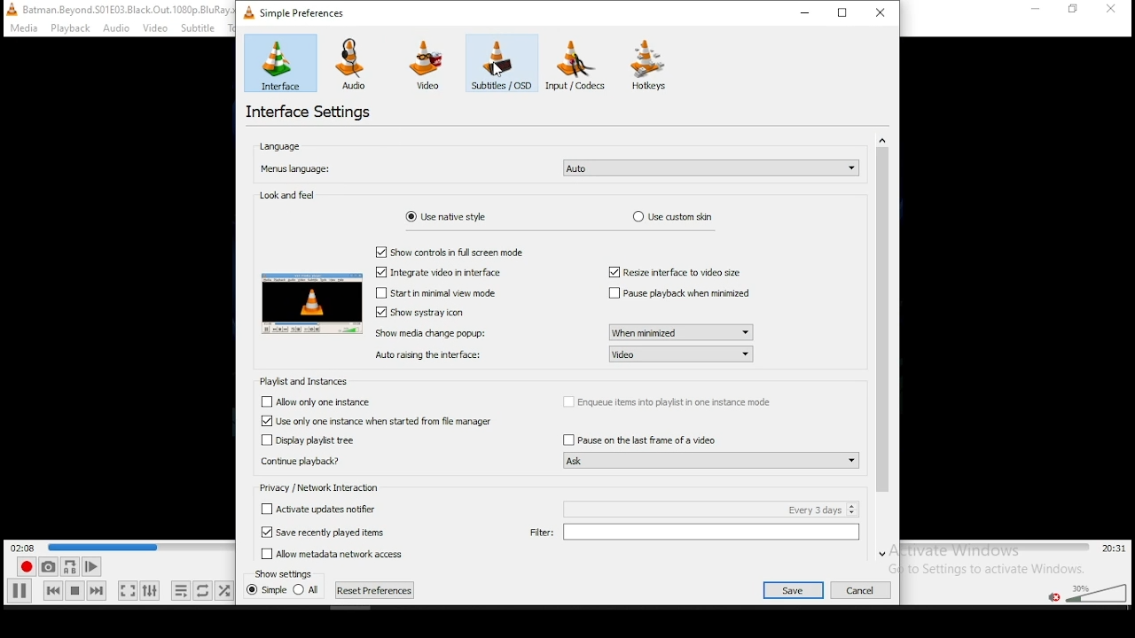 The height and width of the screenshot is (638, 1135). I want to click on , so click(679, 273).